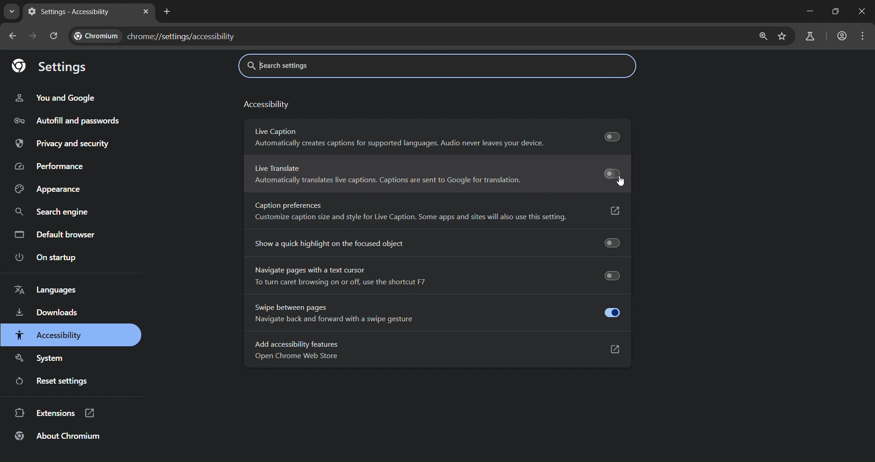 This screenshot has width=875, height=462. Describe the element at coordinates (54, 212) in the screenshot. I see `search engine` at that location.